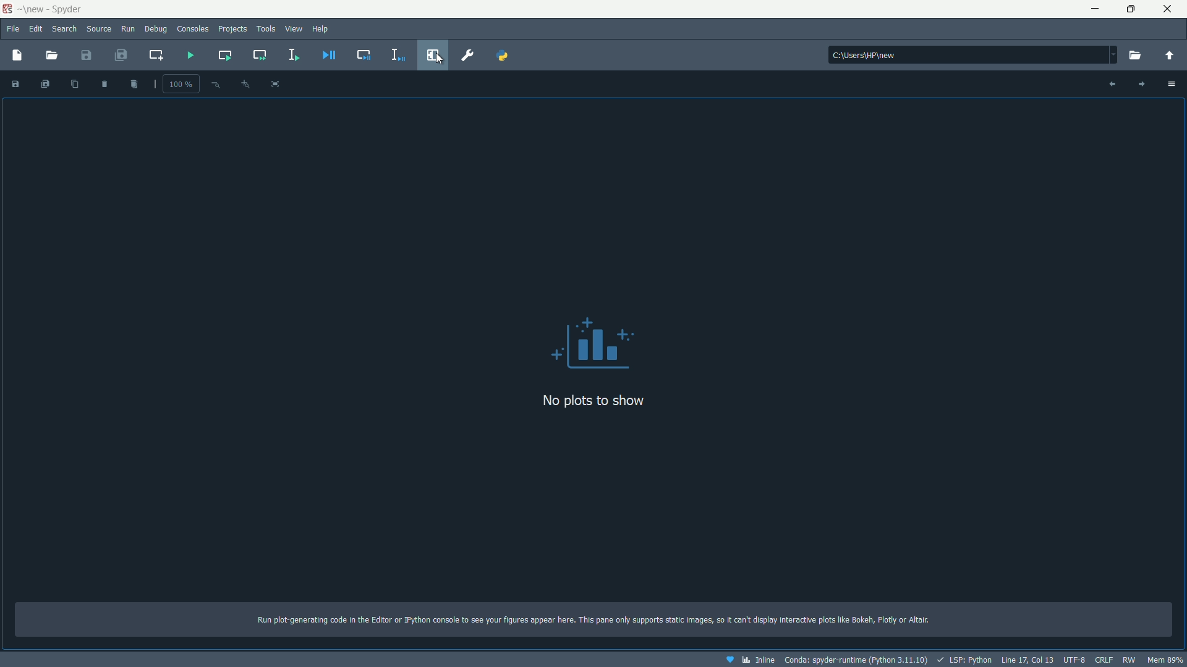 The image size is (1187, 667). I want to click on preferences, so click(466, 55).